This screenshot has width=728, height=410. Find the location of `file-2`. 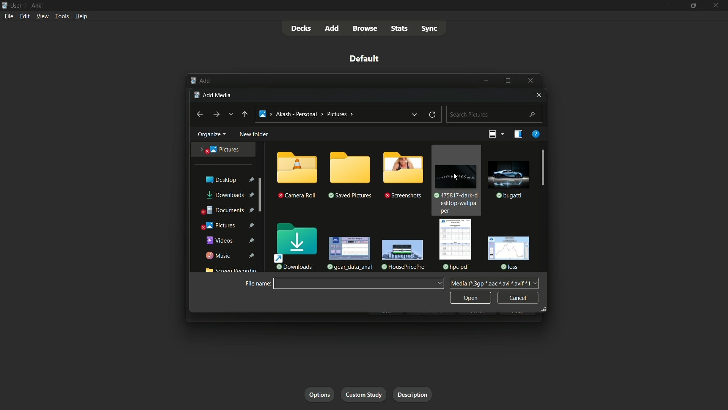

file-2 is located at coordinates (510, 172).